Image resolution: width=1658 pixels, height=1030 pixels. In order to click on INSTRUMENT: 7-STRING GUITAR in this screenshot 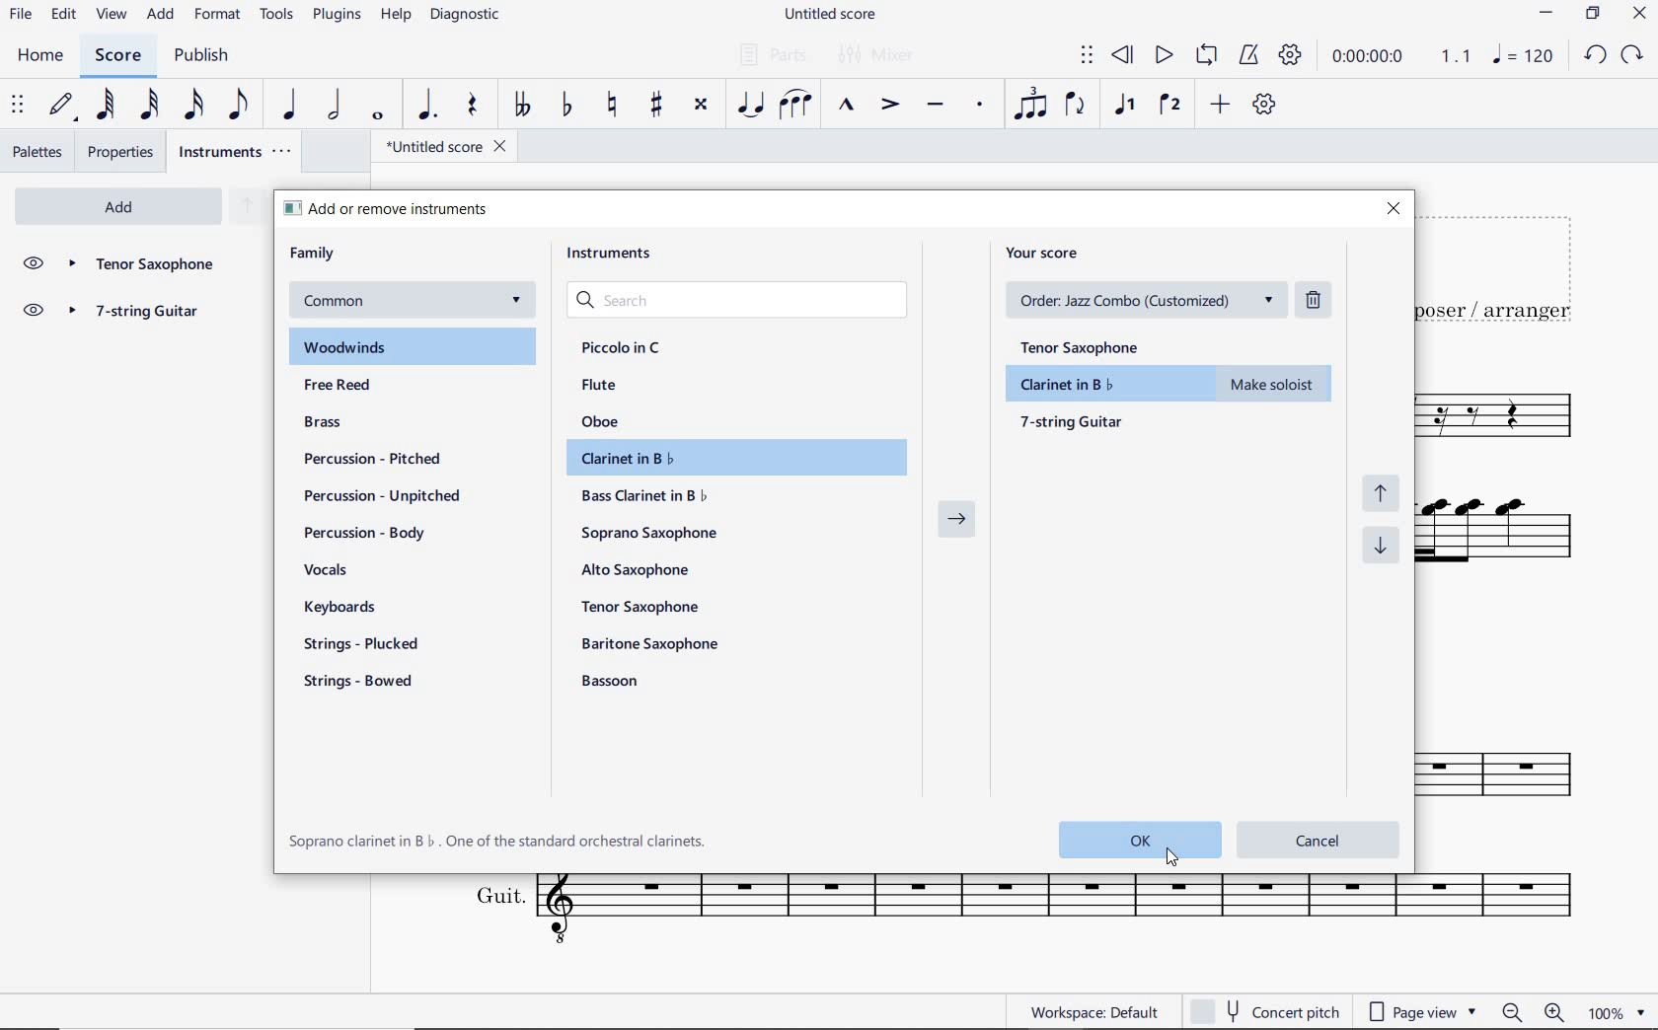, I will do `click(1513, 540)`.